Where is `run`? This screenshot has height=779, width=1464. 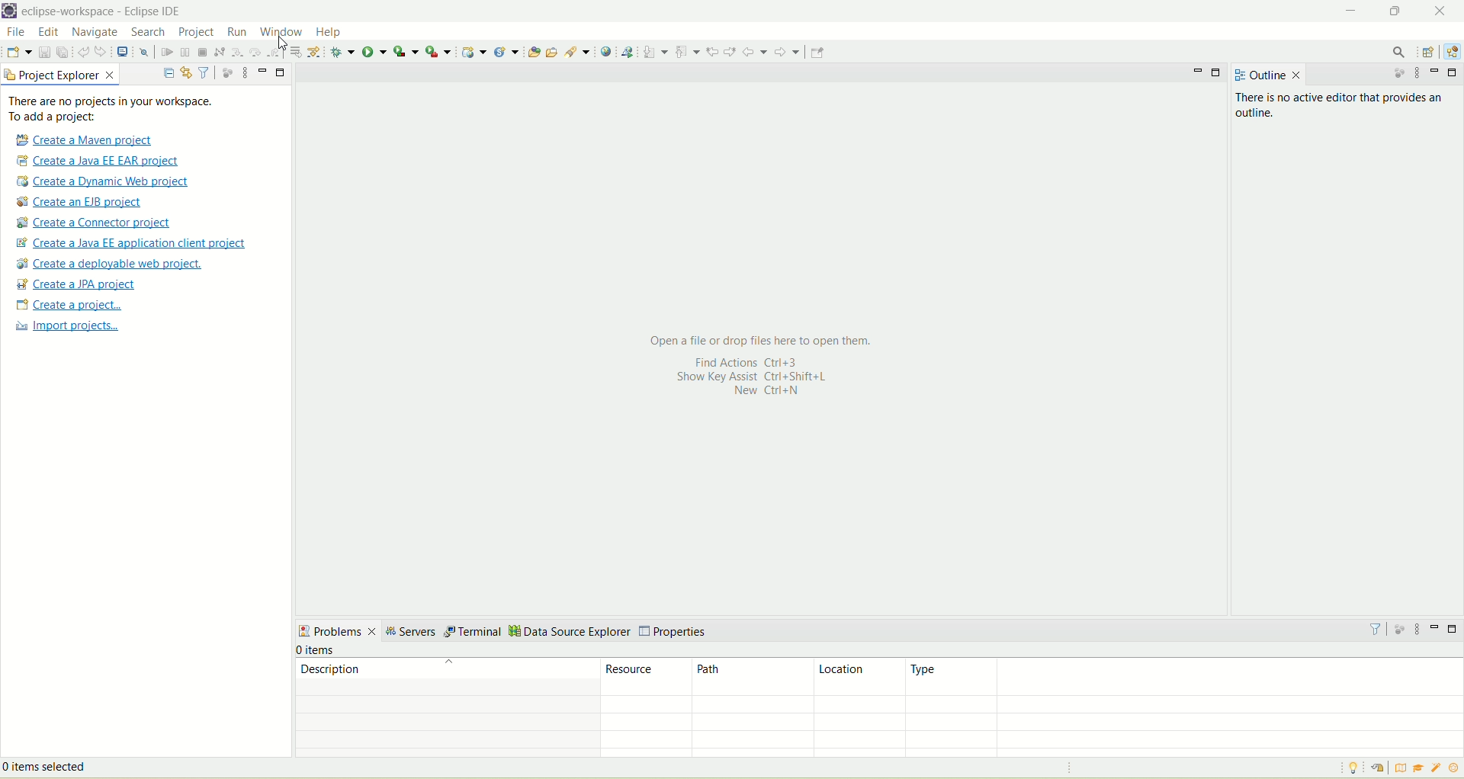
run is located at coordinates (375, 51).